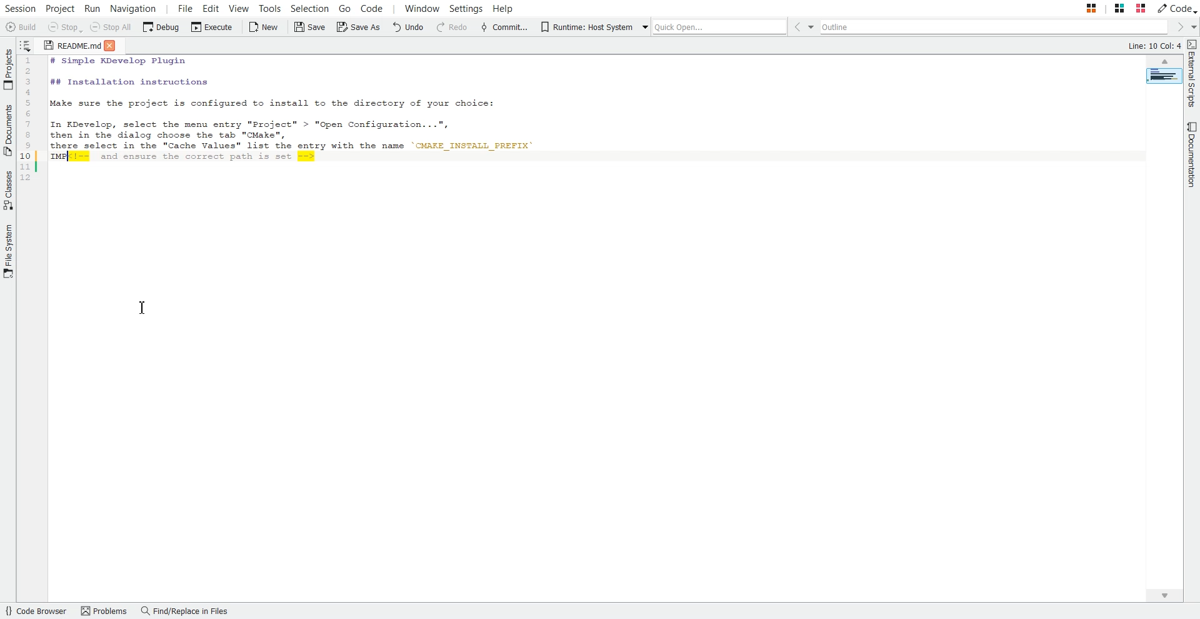 This screenshot has height=619, width=1200. What do you see at coordinates (408, 28) in the screenshot?
I see `Undo` at bounding box center [408, 28].